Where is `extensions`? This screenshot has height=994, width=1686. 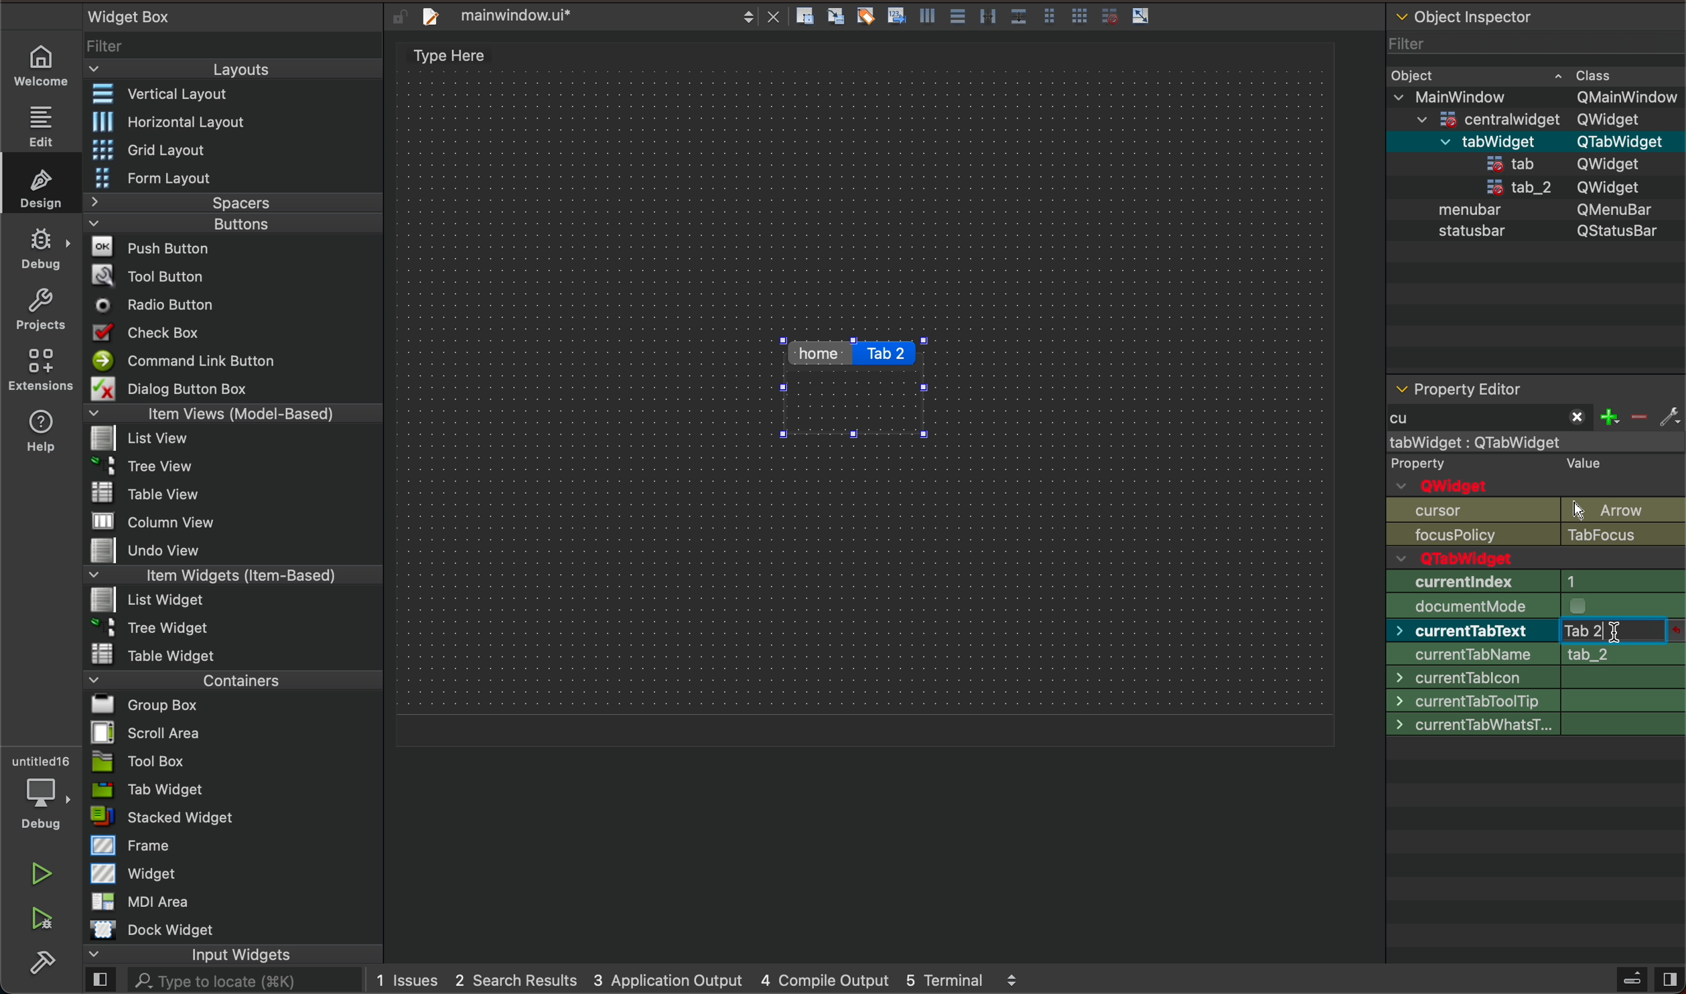 extensions is located at coordinates (44, 367).